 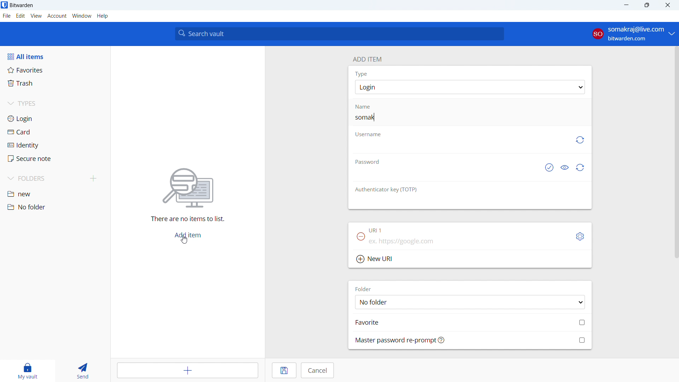 I want to click on cancel, so click(x=317, y=370).